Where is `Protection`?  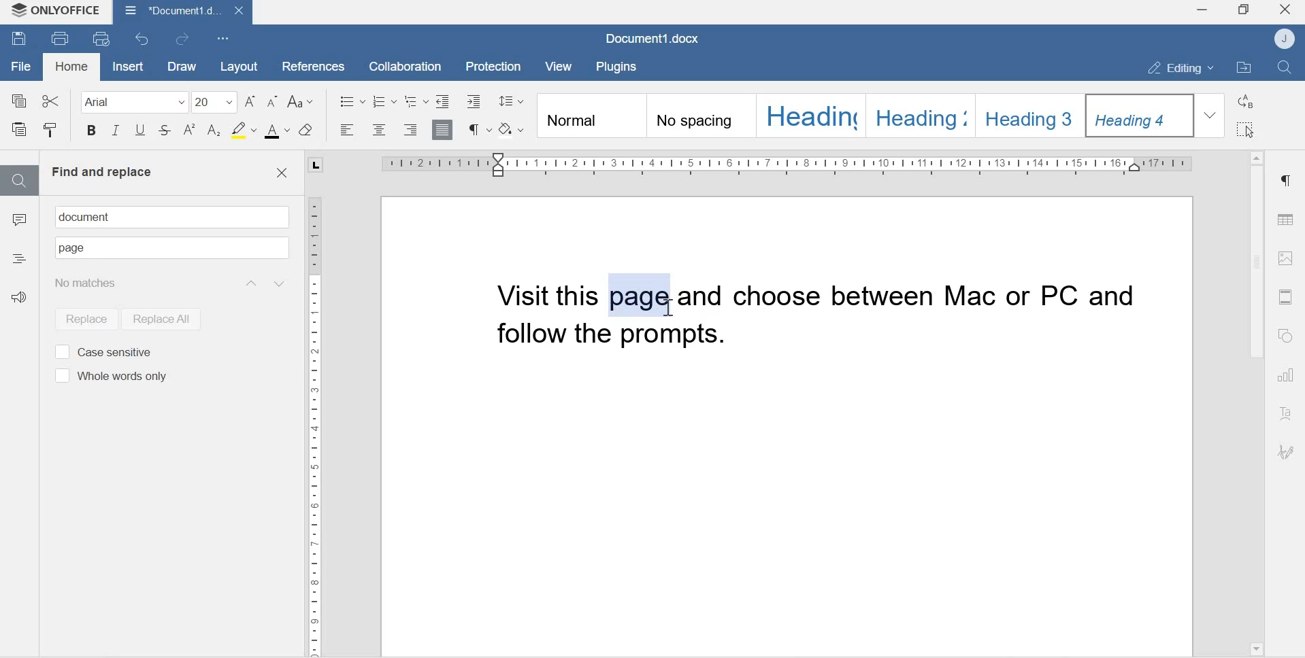 Protection is located at coordinates (495, 65).